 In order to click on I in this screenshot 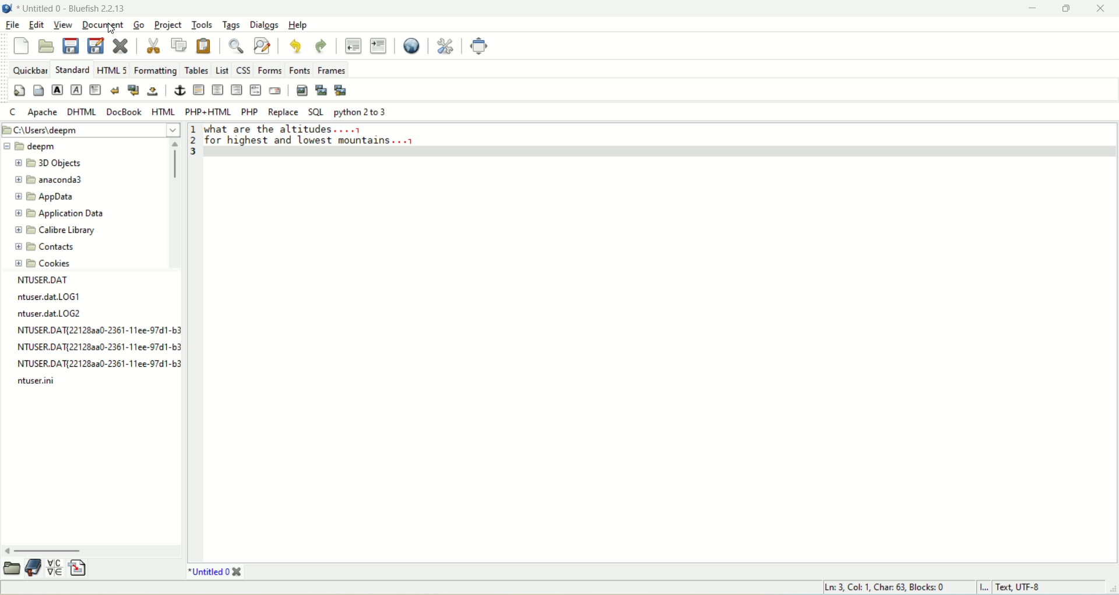, I will do `click(985, 588)`.